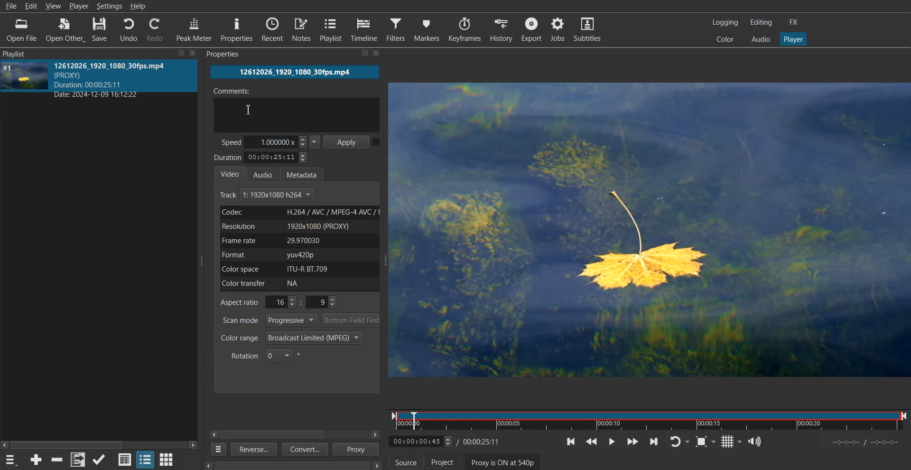  Describe the element at coordinates (271, 141) in the screenshot. I see `Adjust Speed ` at that location.